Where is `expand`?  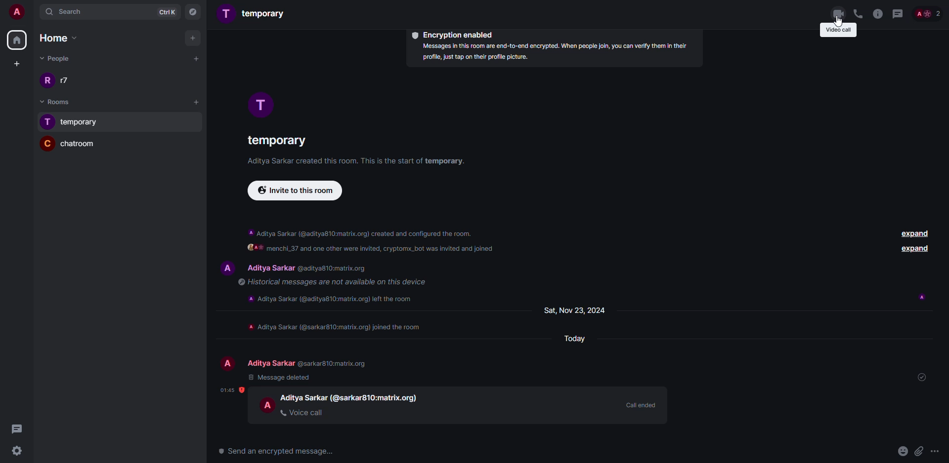 expand is located at coordinates (915, 249).